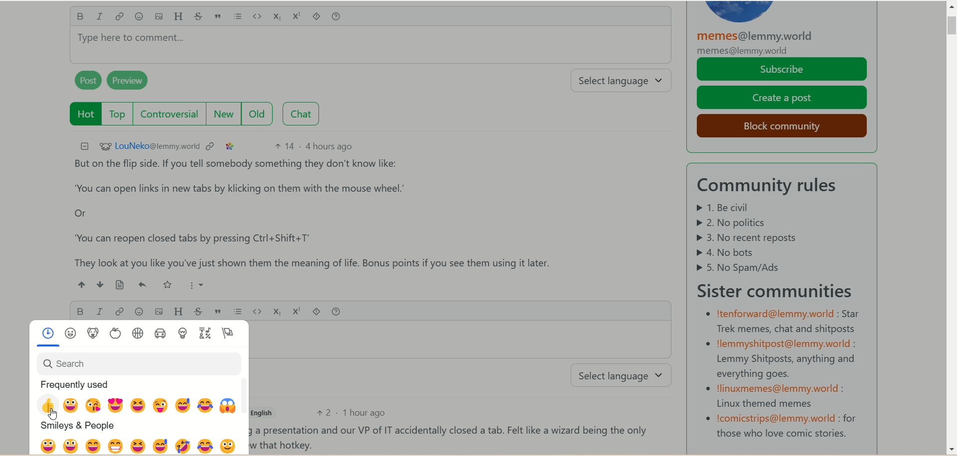 The height and width of the screenshot is (456, 957). I want to click on memes@lemmy.world, so click(759, 43).